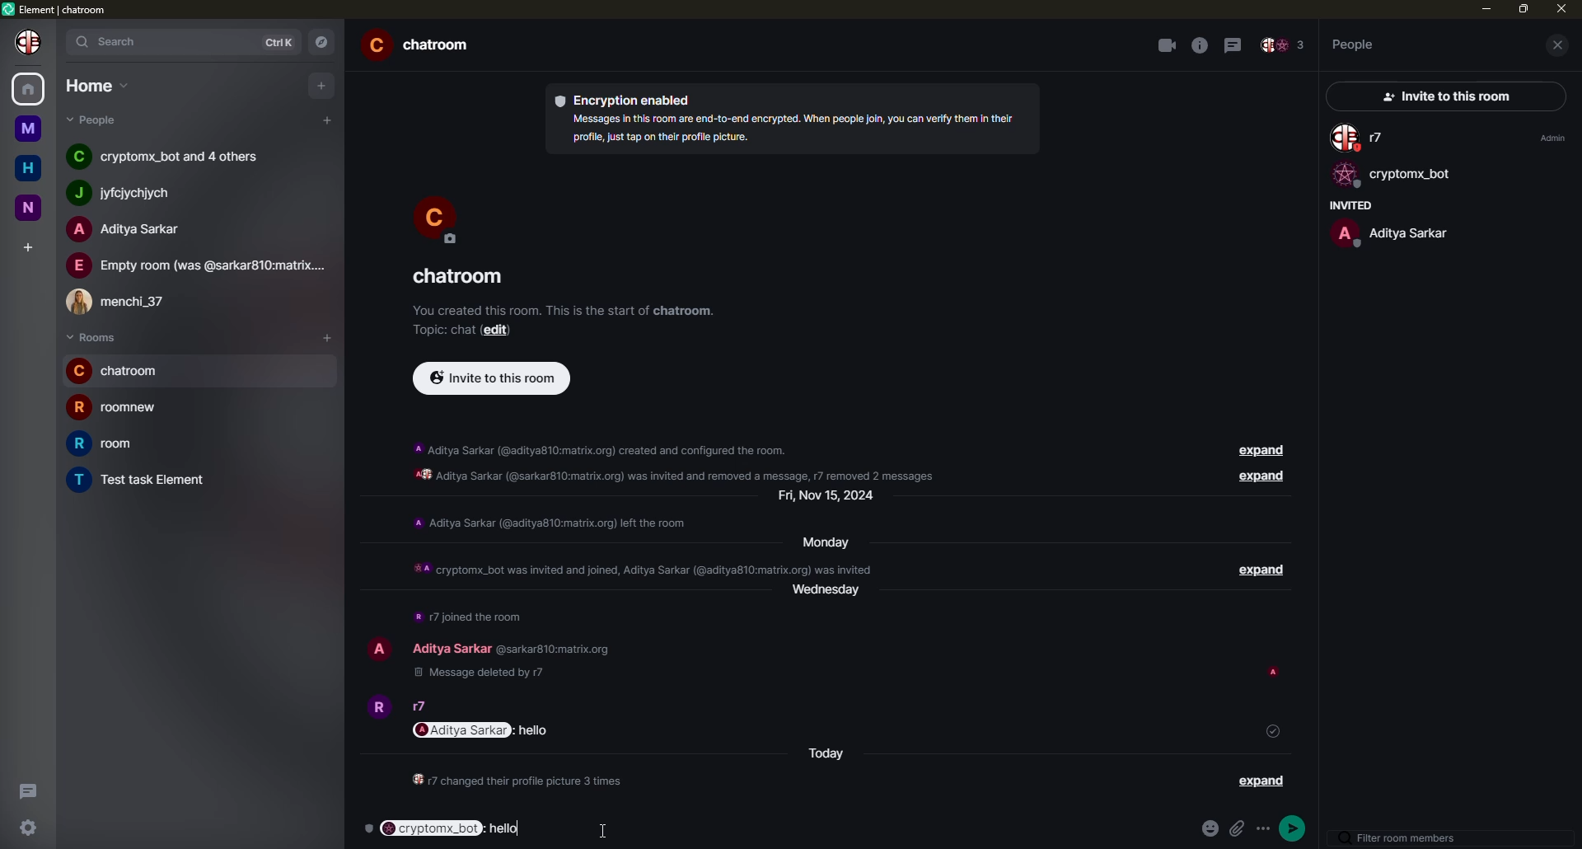  I want to click on room, so click(116, 444).